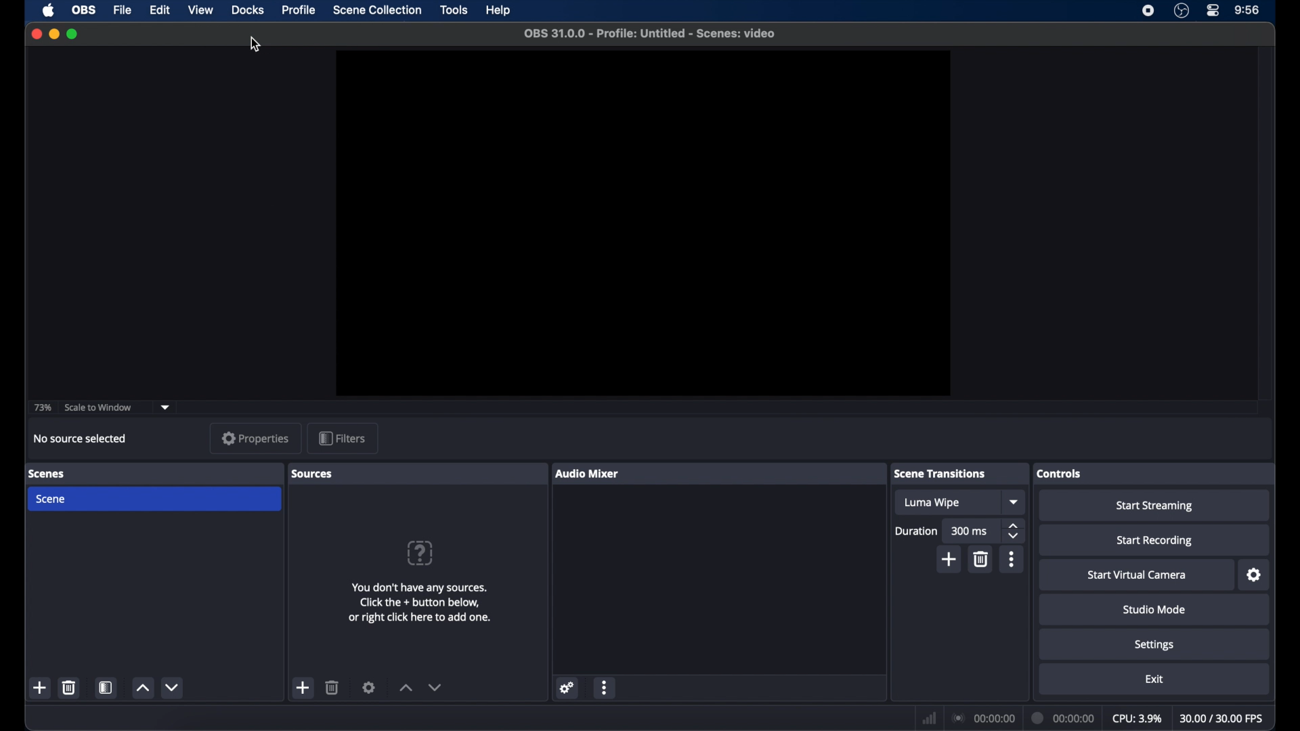  What do you see at coordinates (949, 559) in the screenshot?
I see `add` at bounding box center [949, 559].